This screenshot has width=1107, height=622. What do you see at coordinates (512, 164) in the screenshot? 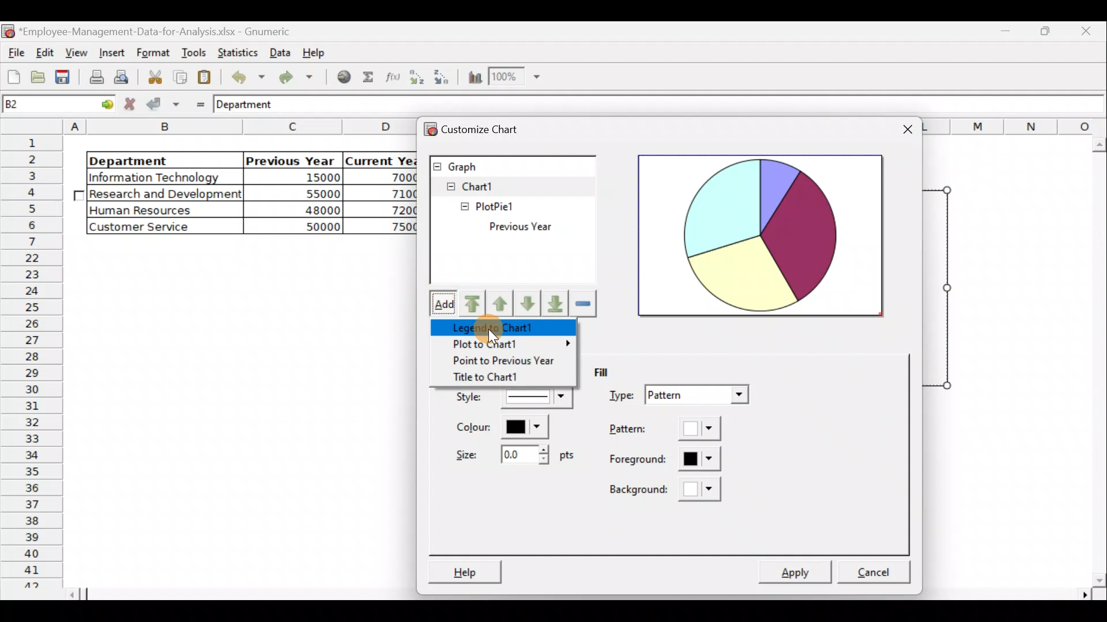
I see `Graph` at bounding box center [512, 164].